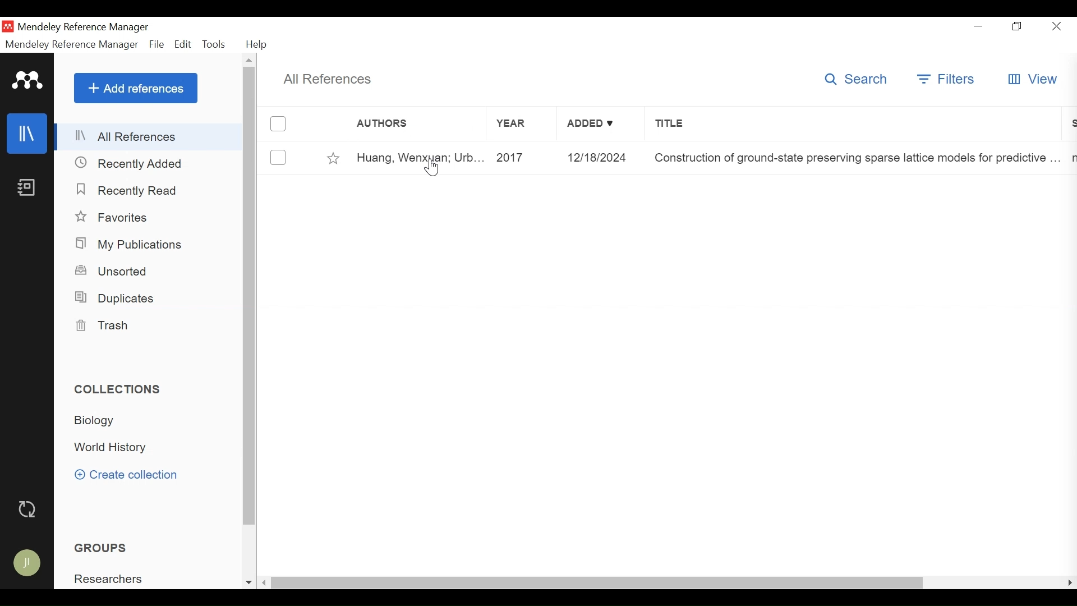 Image resolution: width=1077 pixels, height=606 pixels. Describe the element at coordinates (420, 158) in the screenshot. I see `Huang, Wenxuan; Urb...` at that location.